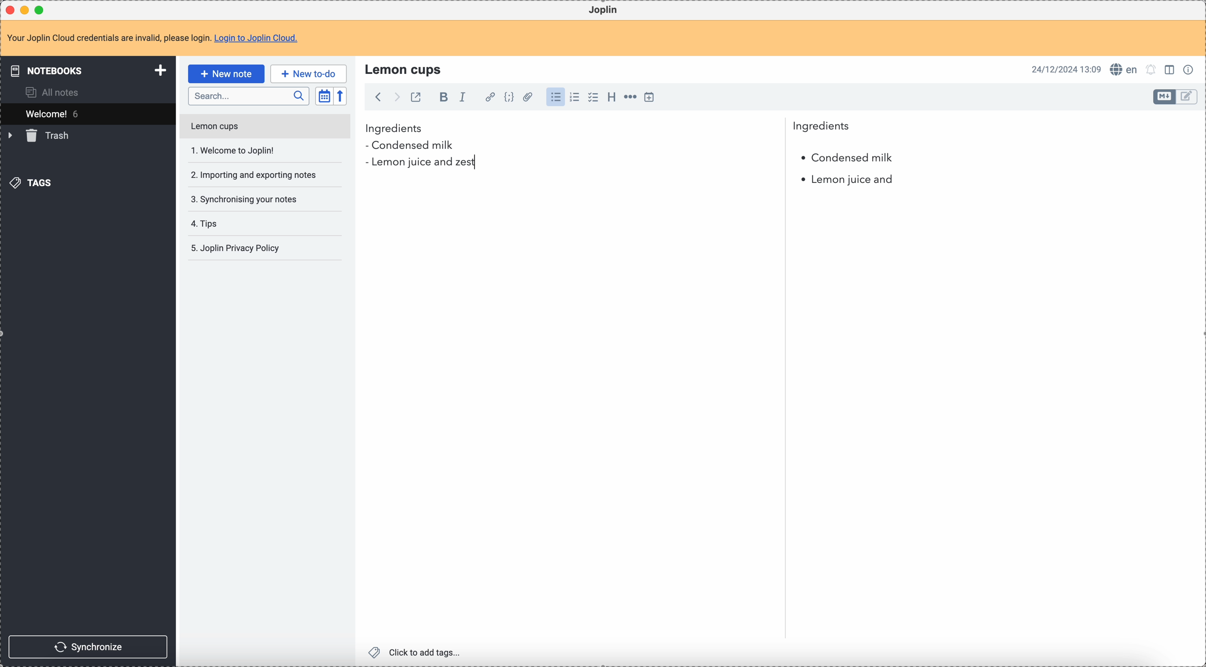 The width and height of the screenshot is (1206, 667). Describe the element at coordinates (243, 198) in the screenshot. I see `synchronising your notes` at that location.